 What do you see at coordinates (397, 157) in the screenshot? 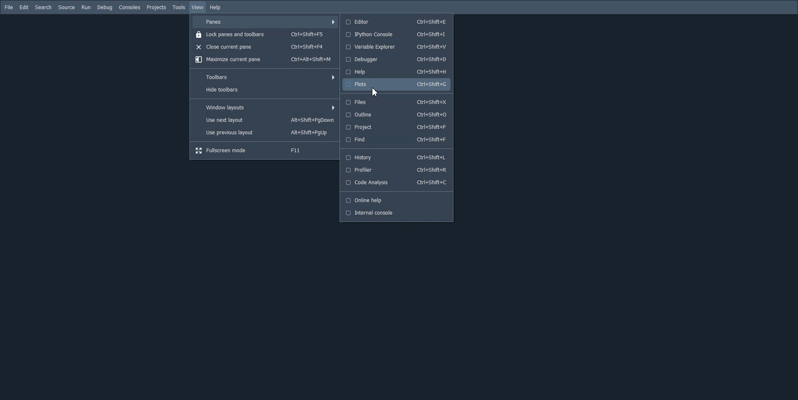
I see `History ` at bounding box center [397, 157].